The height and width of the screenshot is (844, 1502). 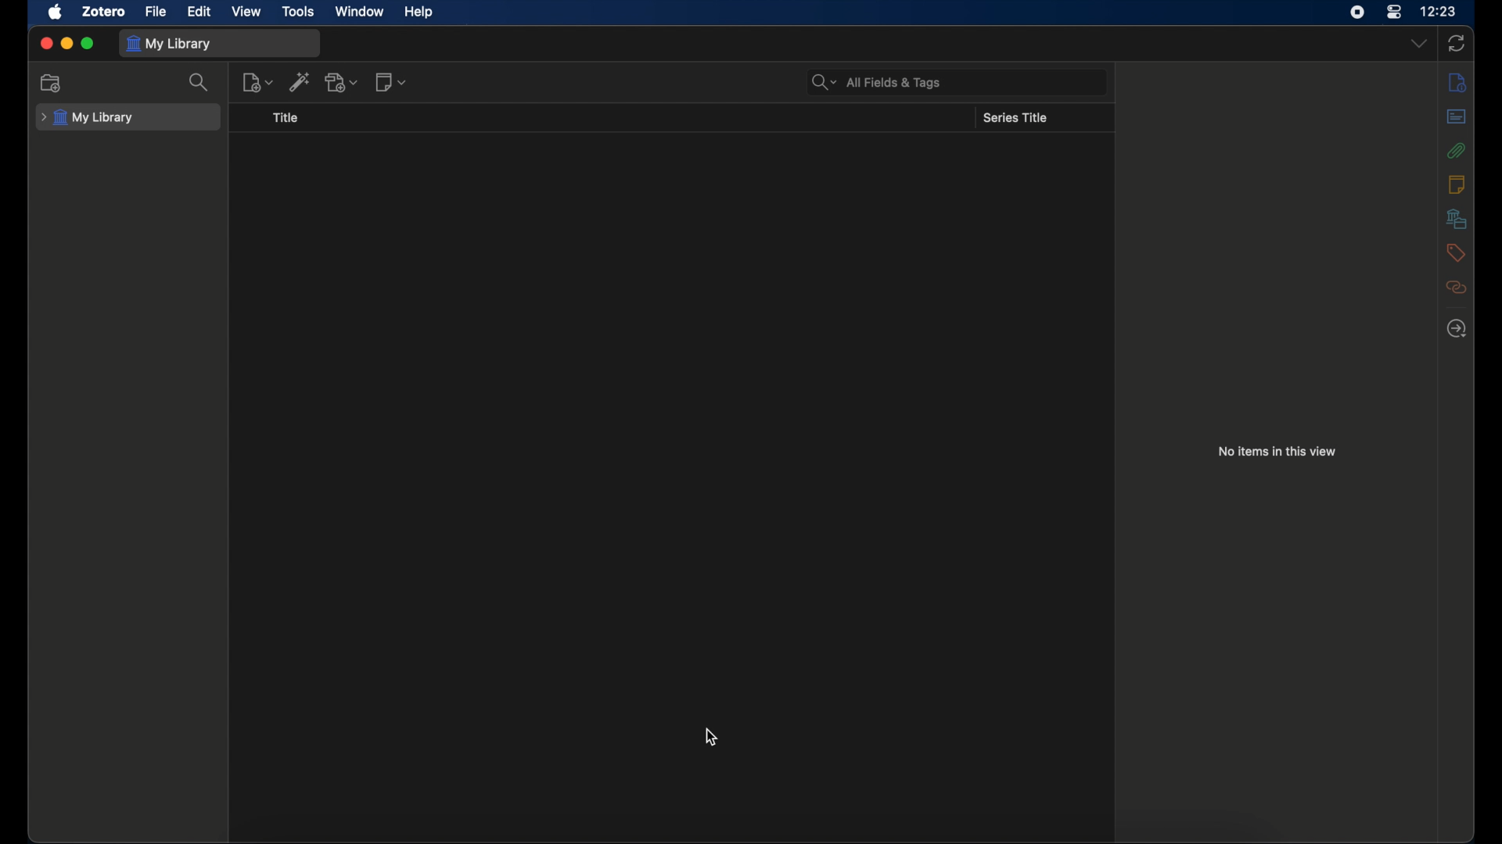 I want to click on search, so click(x=200, y=82).